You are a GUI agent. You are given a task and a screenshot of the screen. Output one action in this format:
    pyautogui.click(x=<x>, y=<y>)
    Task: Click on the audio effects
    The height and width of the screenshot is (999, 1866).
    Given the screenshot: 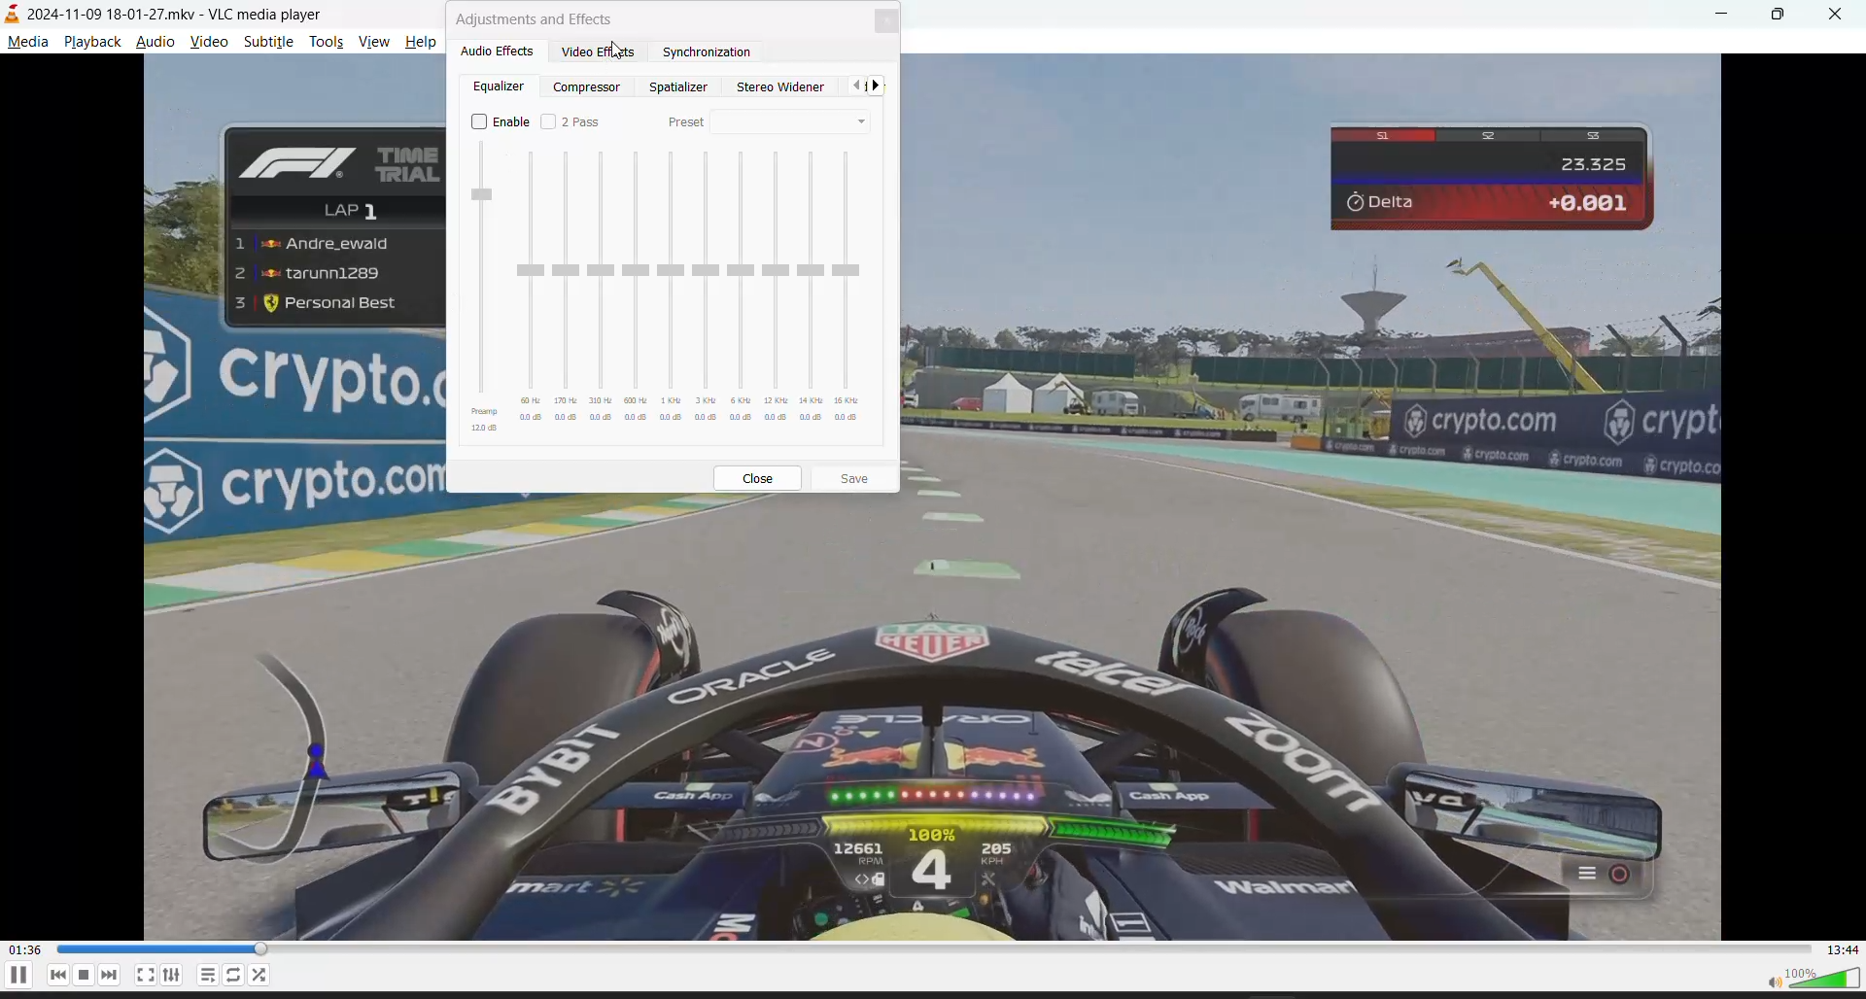 What is the action you would take?
    pyautogui.click(x=498, y=52)
    